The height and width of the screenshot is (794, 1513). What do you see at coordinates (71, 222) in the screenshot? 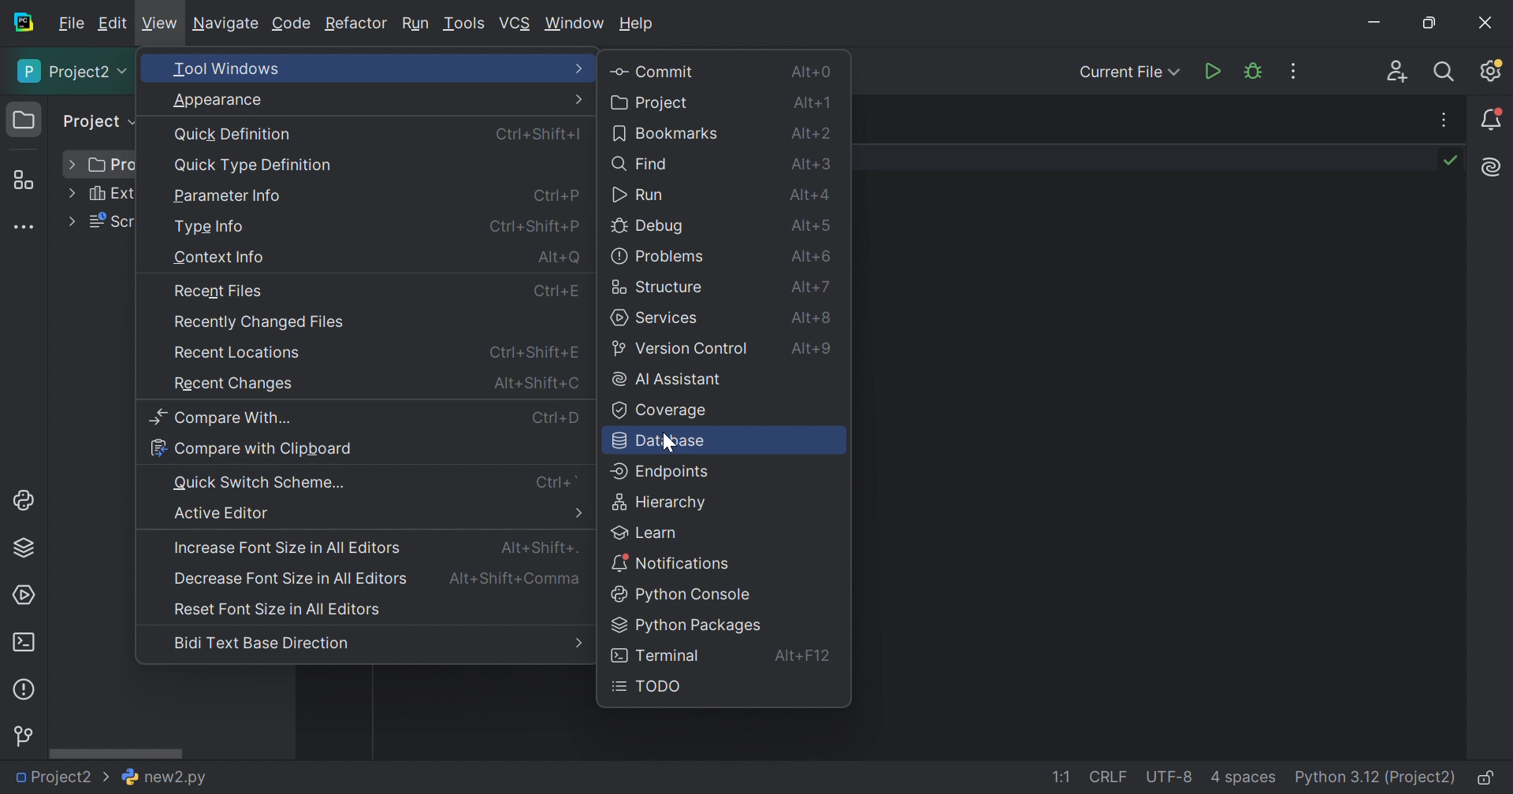
I see `More` at bounding box center [71, 222].